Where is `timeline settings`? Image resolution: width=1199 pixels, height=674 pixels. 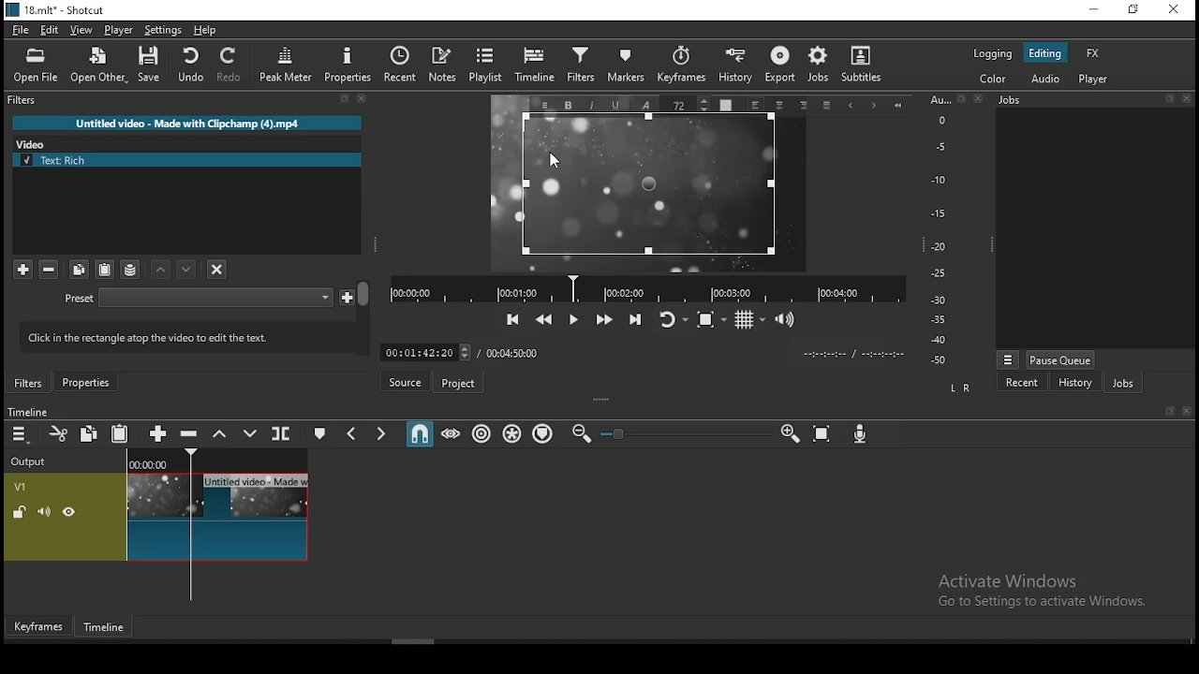
timeline settings is located at coordinates (21, 432).